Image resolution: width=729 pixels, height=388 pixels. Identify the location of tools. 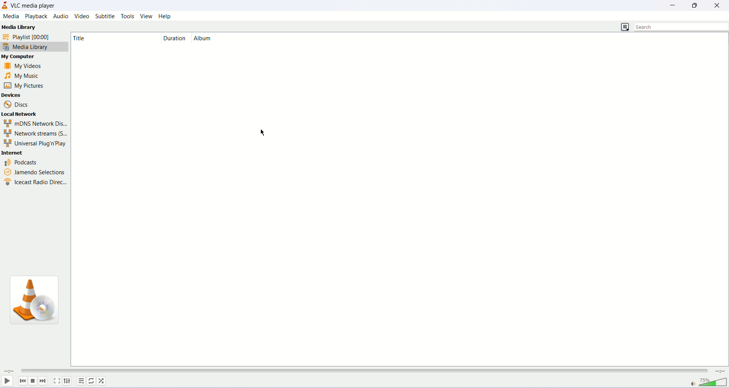
(128, 16).